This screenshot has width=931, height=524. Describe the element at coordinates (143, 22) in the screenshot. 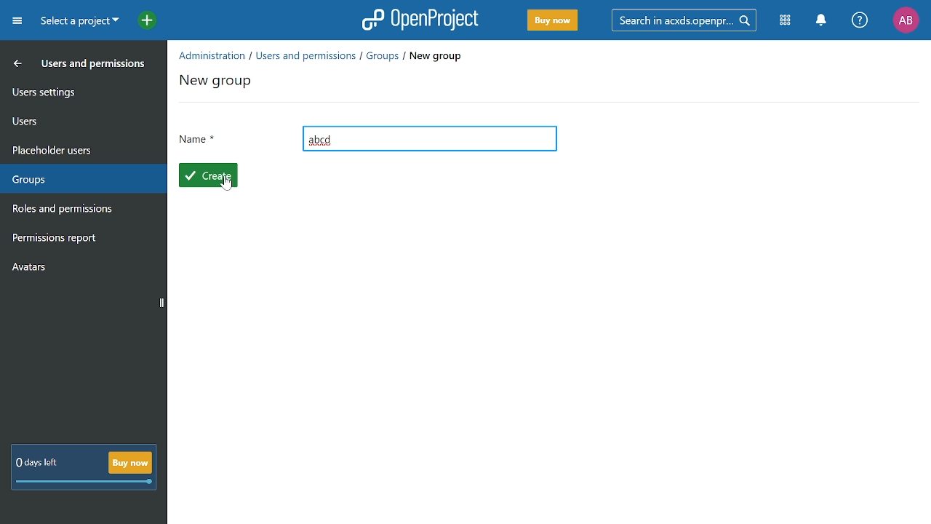

I see `add project` at that location.